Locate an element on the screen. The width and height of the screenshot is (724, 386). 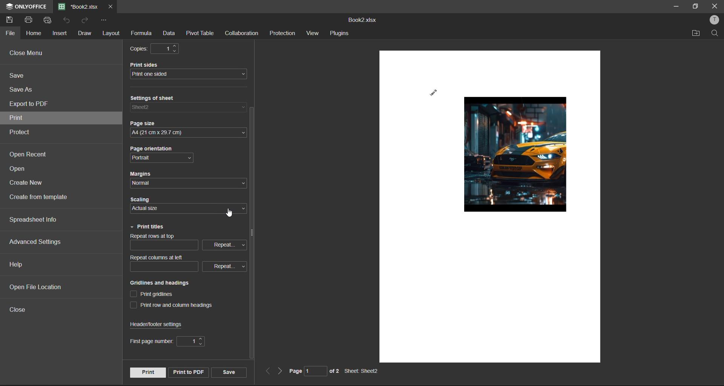
page orientation is located at coordinates (157, 150).